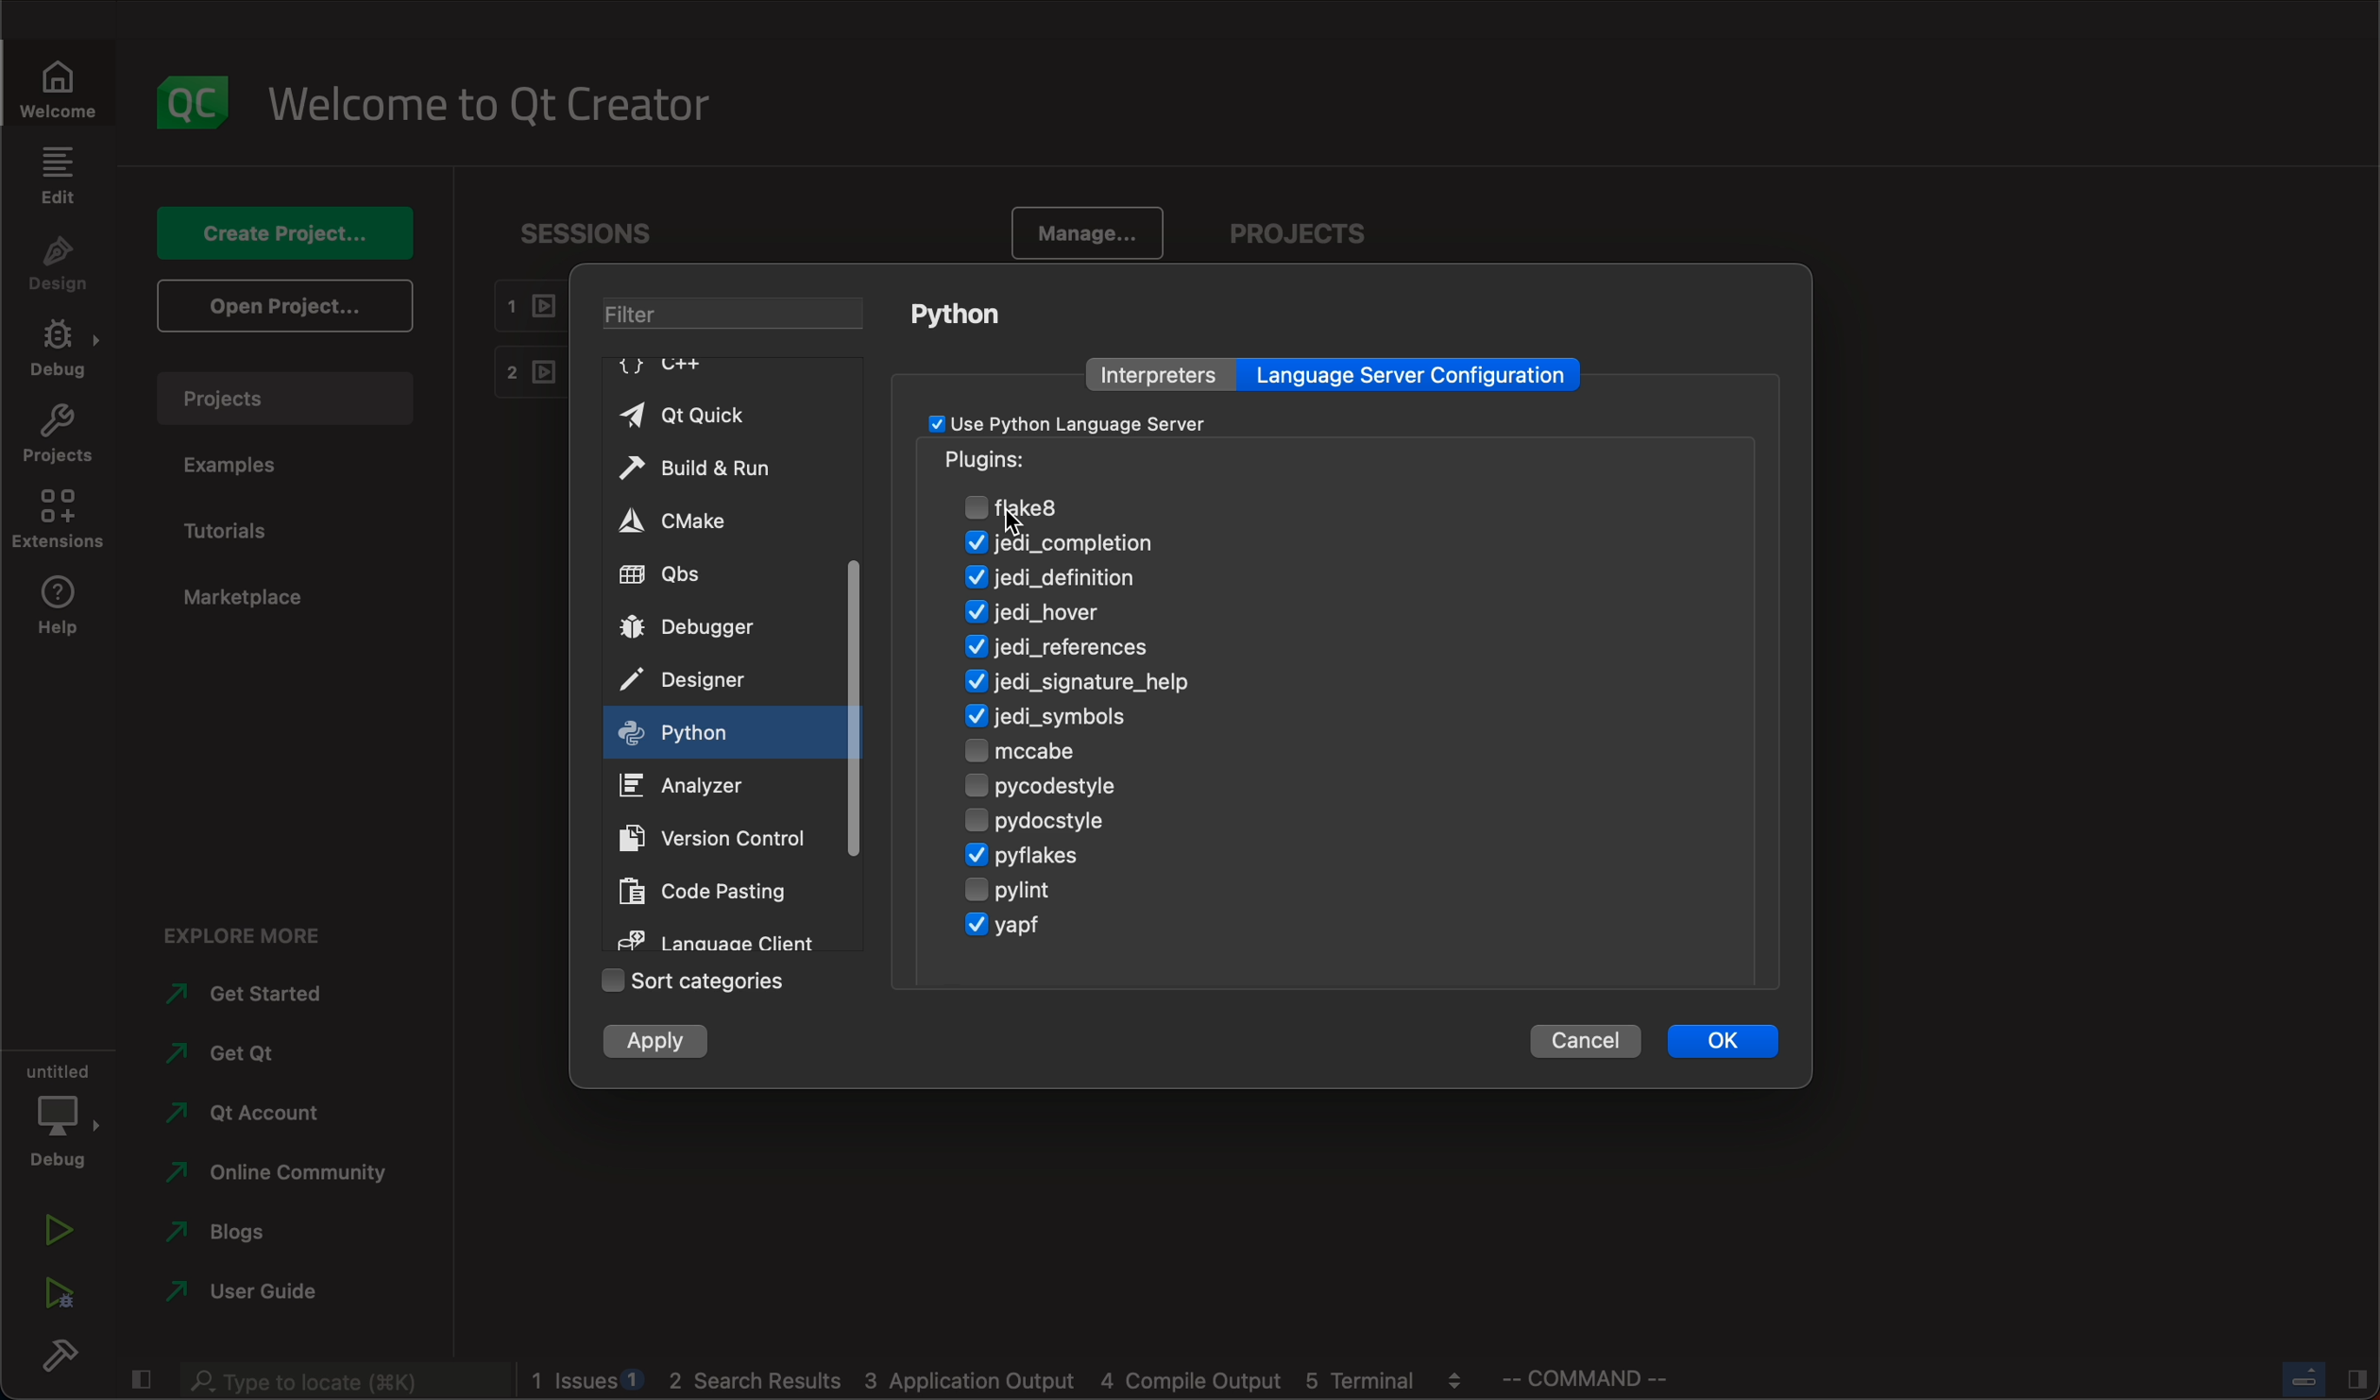 The width and height of the screenshot is (2380, 1400). What do you see at coordinates (697, 783) in the screenshot?
I see `analyzer` at bounding box center [697, 783].